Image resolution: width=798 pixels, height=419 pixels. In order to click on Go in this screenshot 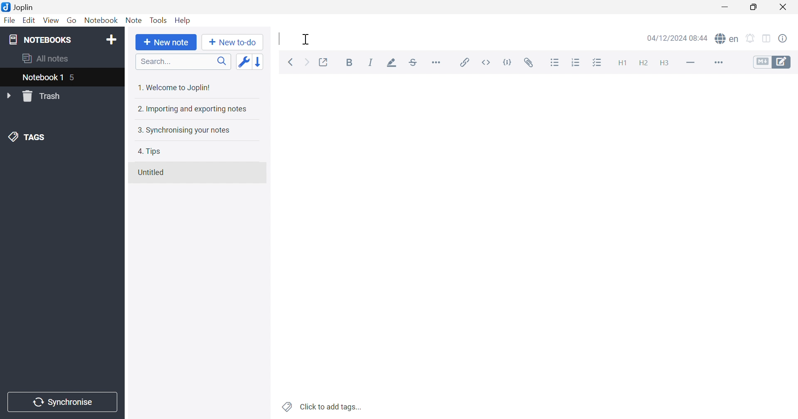, I will do `click(73, 20)`.